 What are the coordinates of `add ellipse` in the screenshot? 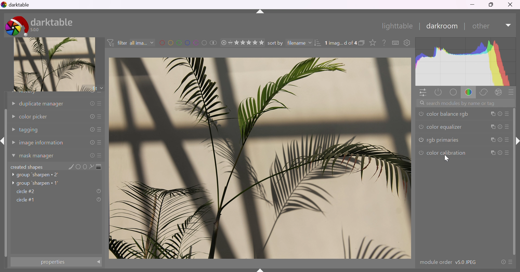 It's located at (84, 166).